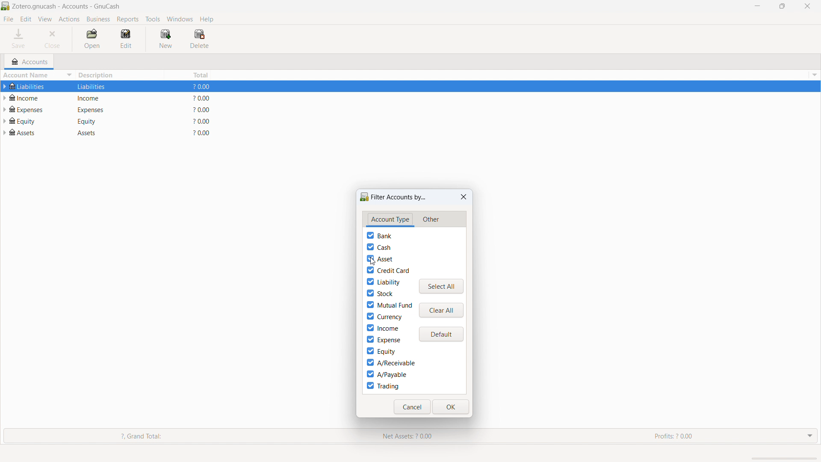 The height and width of the screenshot is (462, 821). Describe the element at coordinates (92, 39) in the screenshot. I see `open` at that location.